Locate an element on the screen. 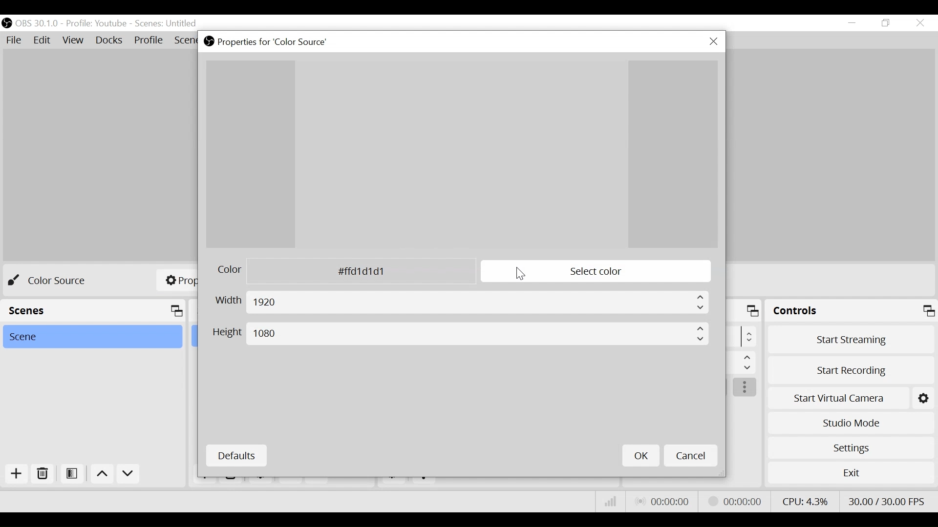 This screenshot has width=938, height=527. Live Status is located at coordinates (663, 500).